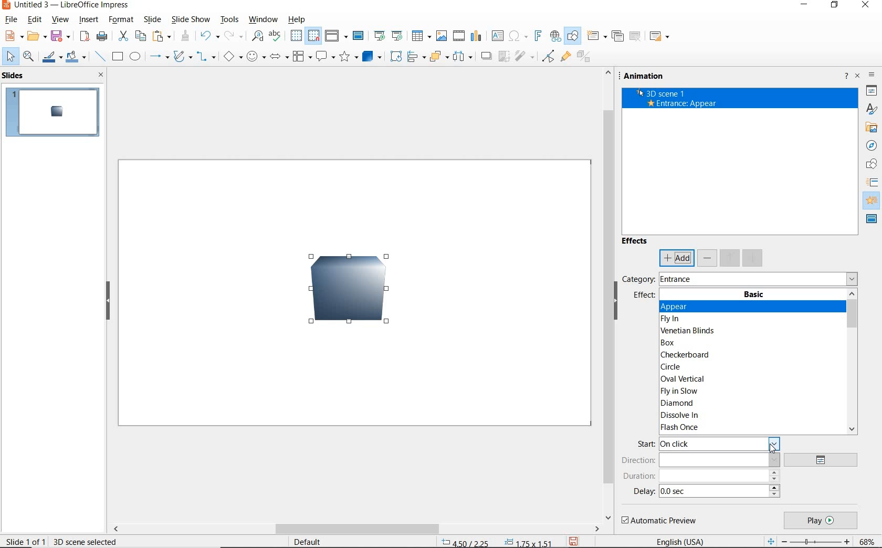 This screenshot has width=882, height=548. Describe the element at coordinates (871, 92) in the screenshot. I see `PROPERTIES` at that location.